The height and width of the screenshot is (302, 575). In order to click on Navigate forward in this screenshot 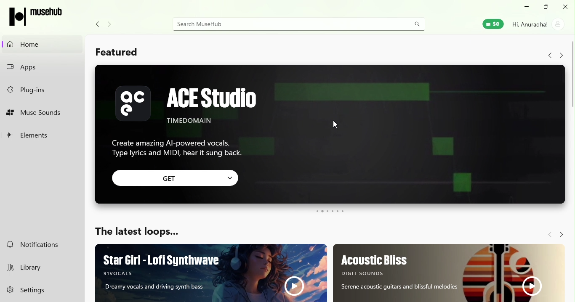, I will do `click(109, 22)`.